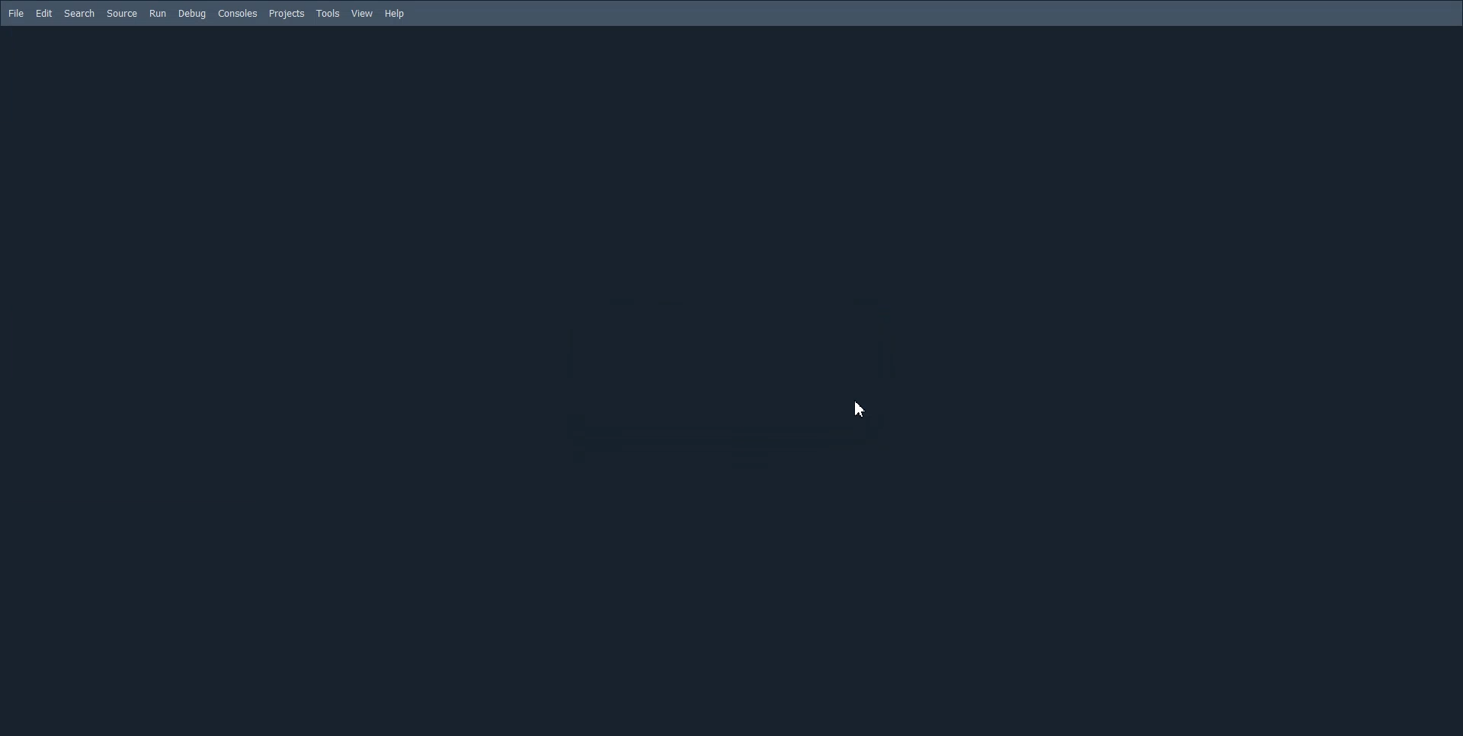 The image size is (1463, 736). I want to click on Cursor, so click(863, 410).